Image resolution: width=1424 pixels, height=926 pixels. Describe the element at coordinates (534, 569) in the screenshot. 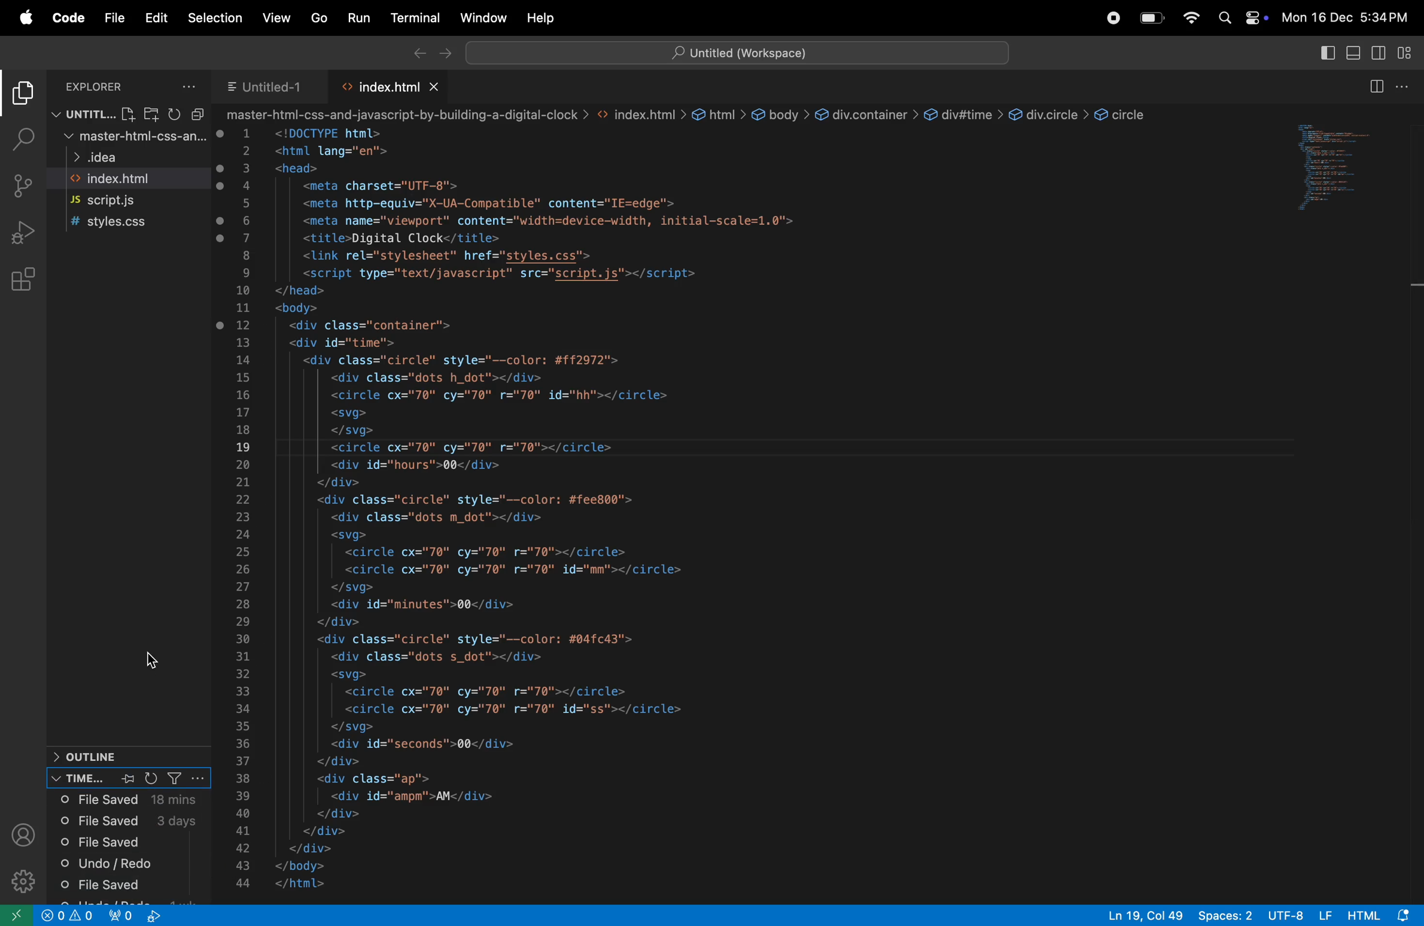

I see `<circle cx="70" cy="70" r="70" id="mm"></circle>` at that location.